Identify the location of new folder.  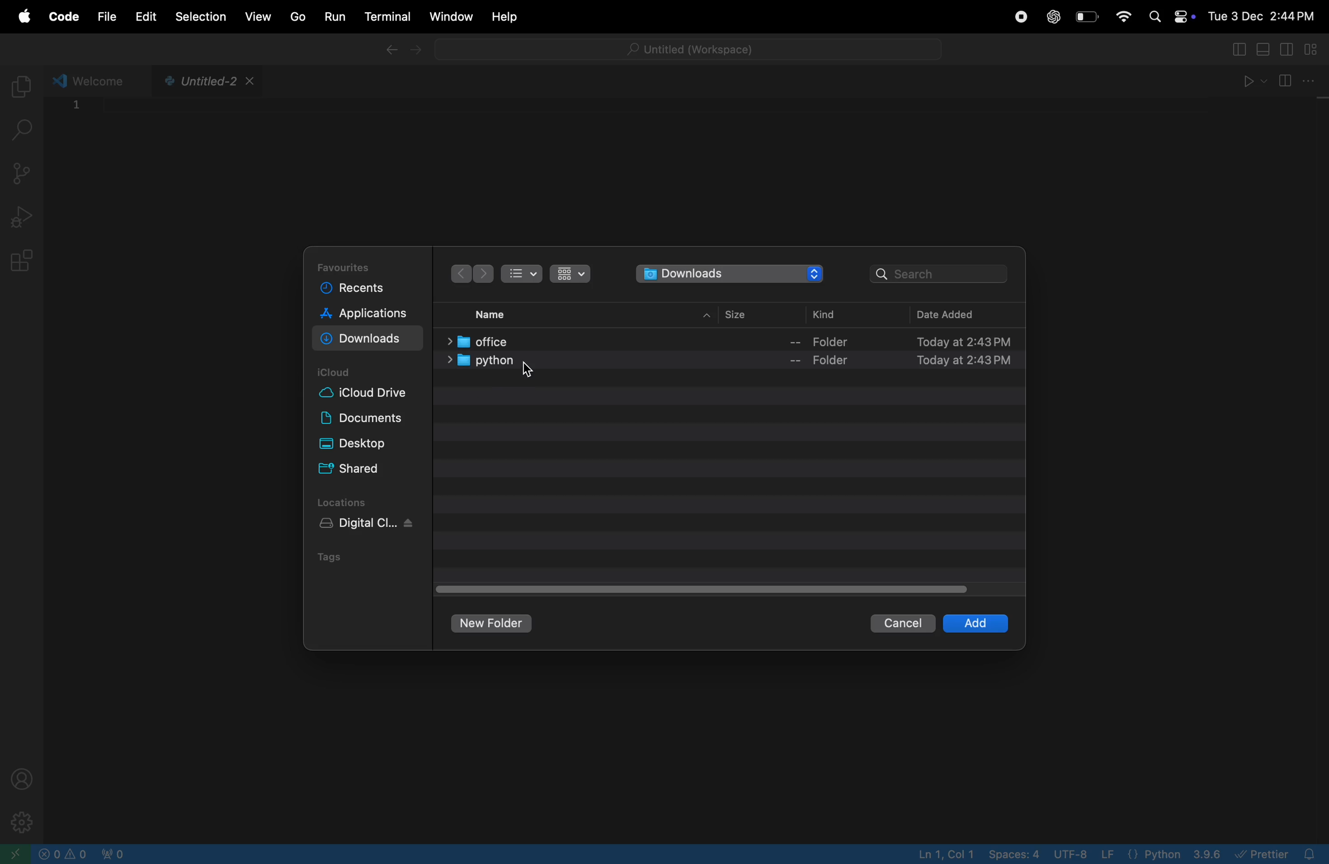
(492, 623).